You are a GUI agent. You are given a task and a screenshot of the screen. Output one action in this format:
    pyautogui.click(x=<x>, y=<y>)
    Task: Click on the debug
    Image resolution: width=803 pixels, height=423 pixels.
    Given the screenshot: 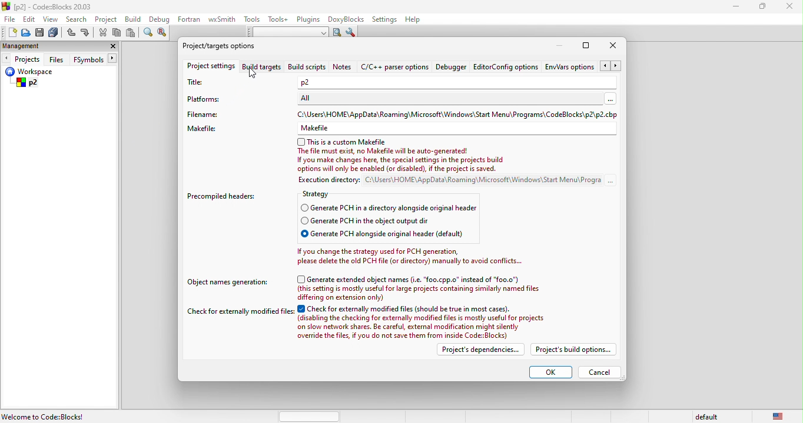 What is the action you would take?
    pyautogui.click(x=160, y=19)
    